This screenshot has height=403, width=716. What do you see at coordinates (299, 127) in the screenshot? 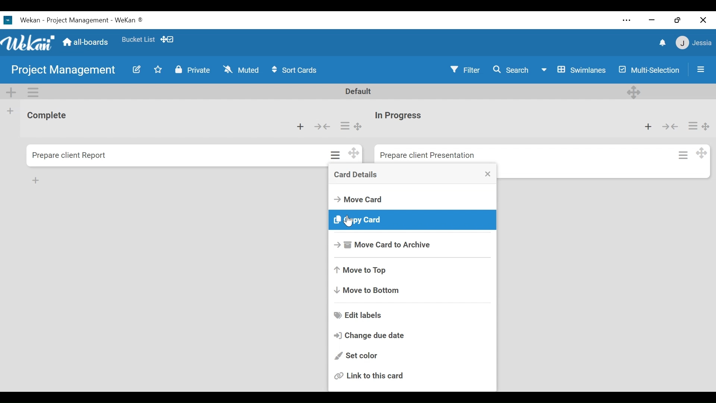
I see `Add card to top of the list` at bounding box center [299, 127].